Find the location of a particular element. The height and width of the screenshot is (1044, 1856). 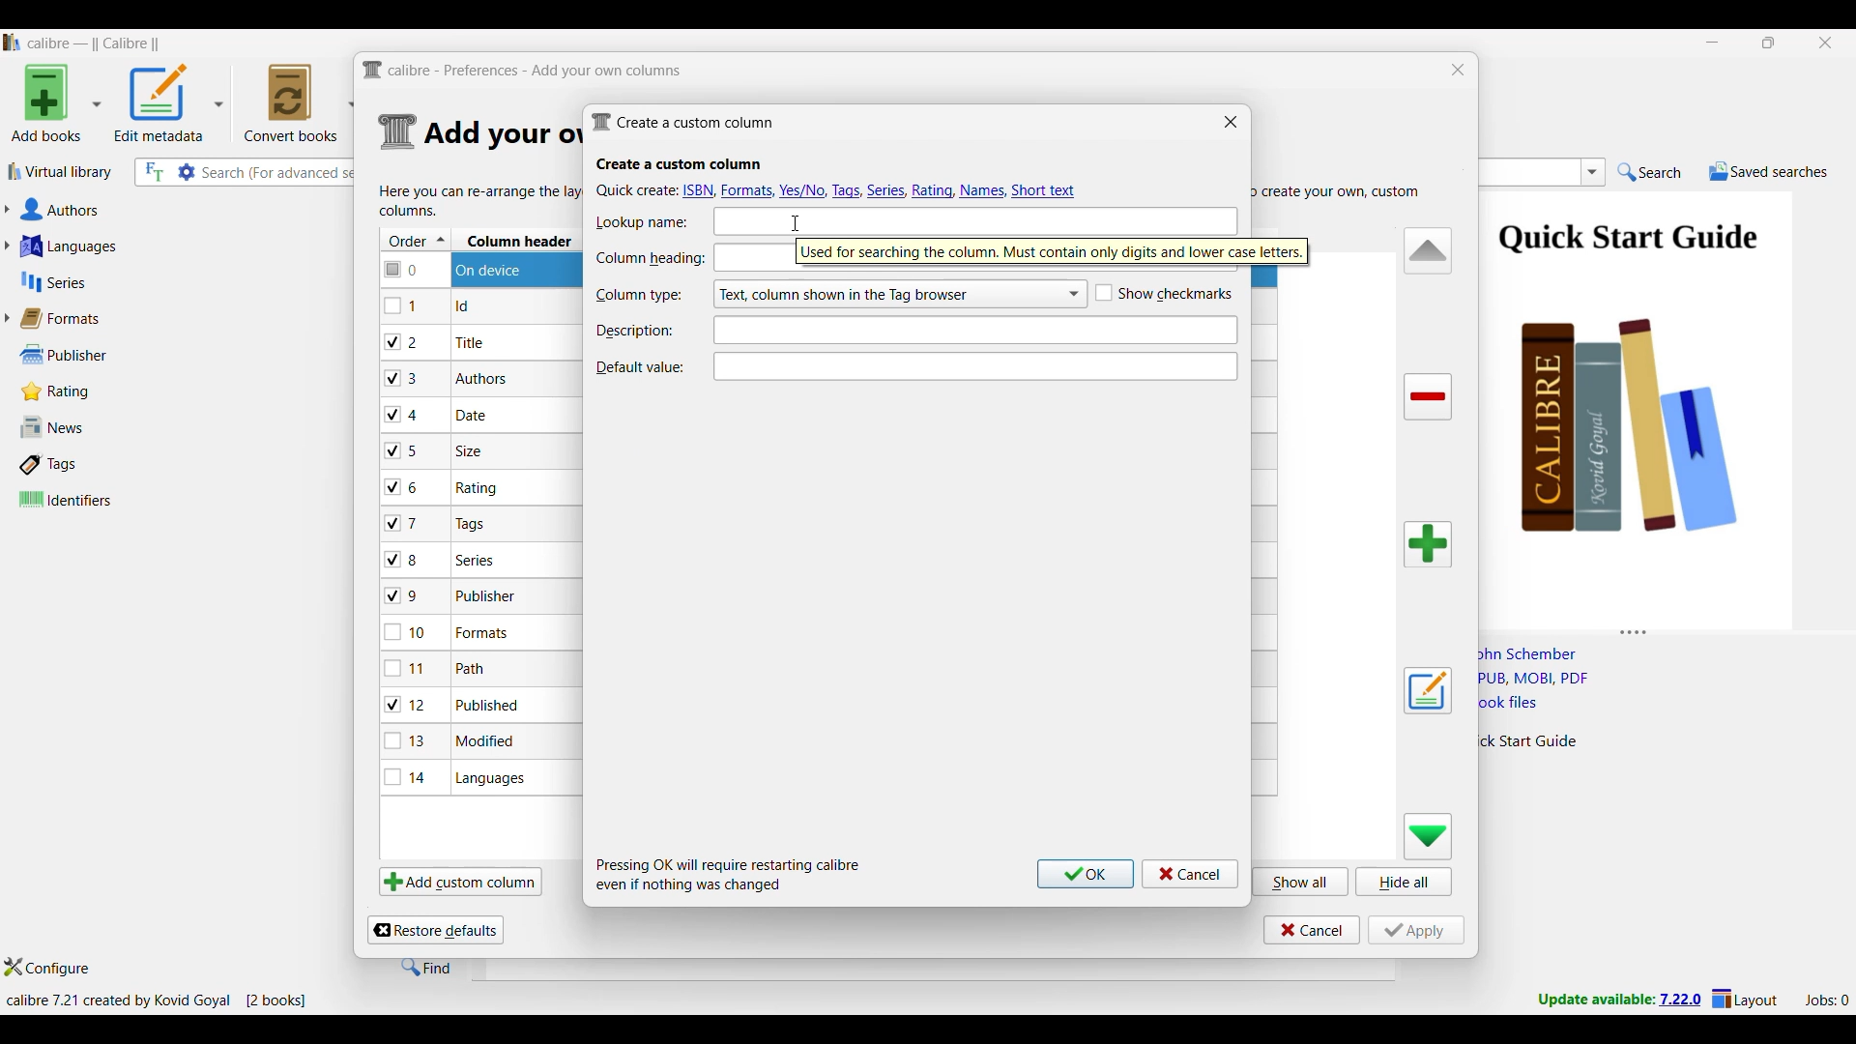

Text is located at coordinates (974, 332).